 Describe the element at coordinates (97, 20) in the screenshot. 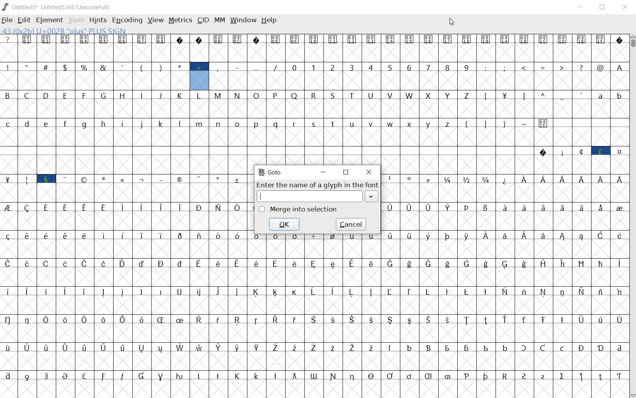

I see `hints` at that location.